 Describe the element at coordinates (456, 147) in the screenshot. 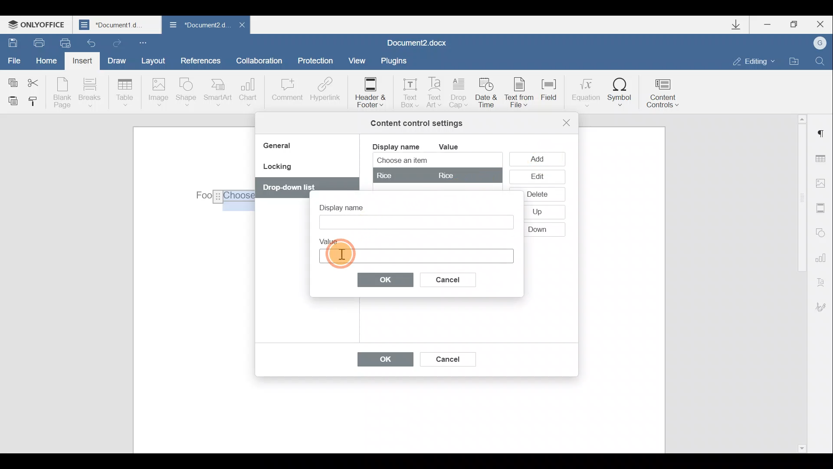

I see `Value` at that location.